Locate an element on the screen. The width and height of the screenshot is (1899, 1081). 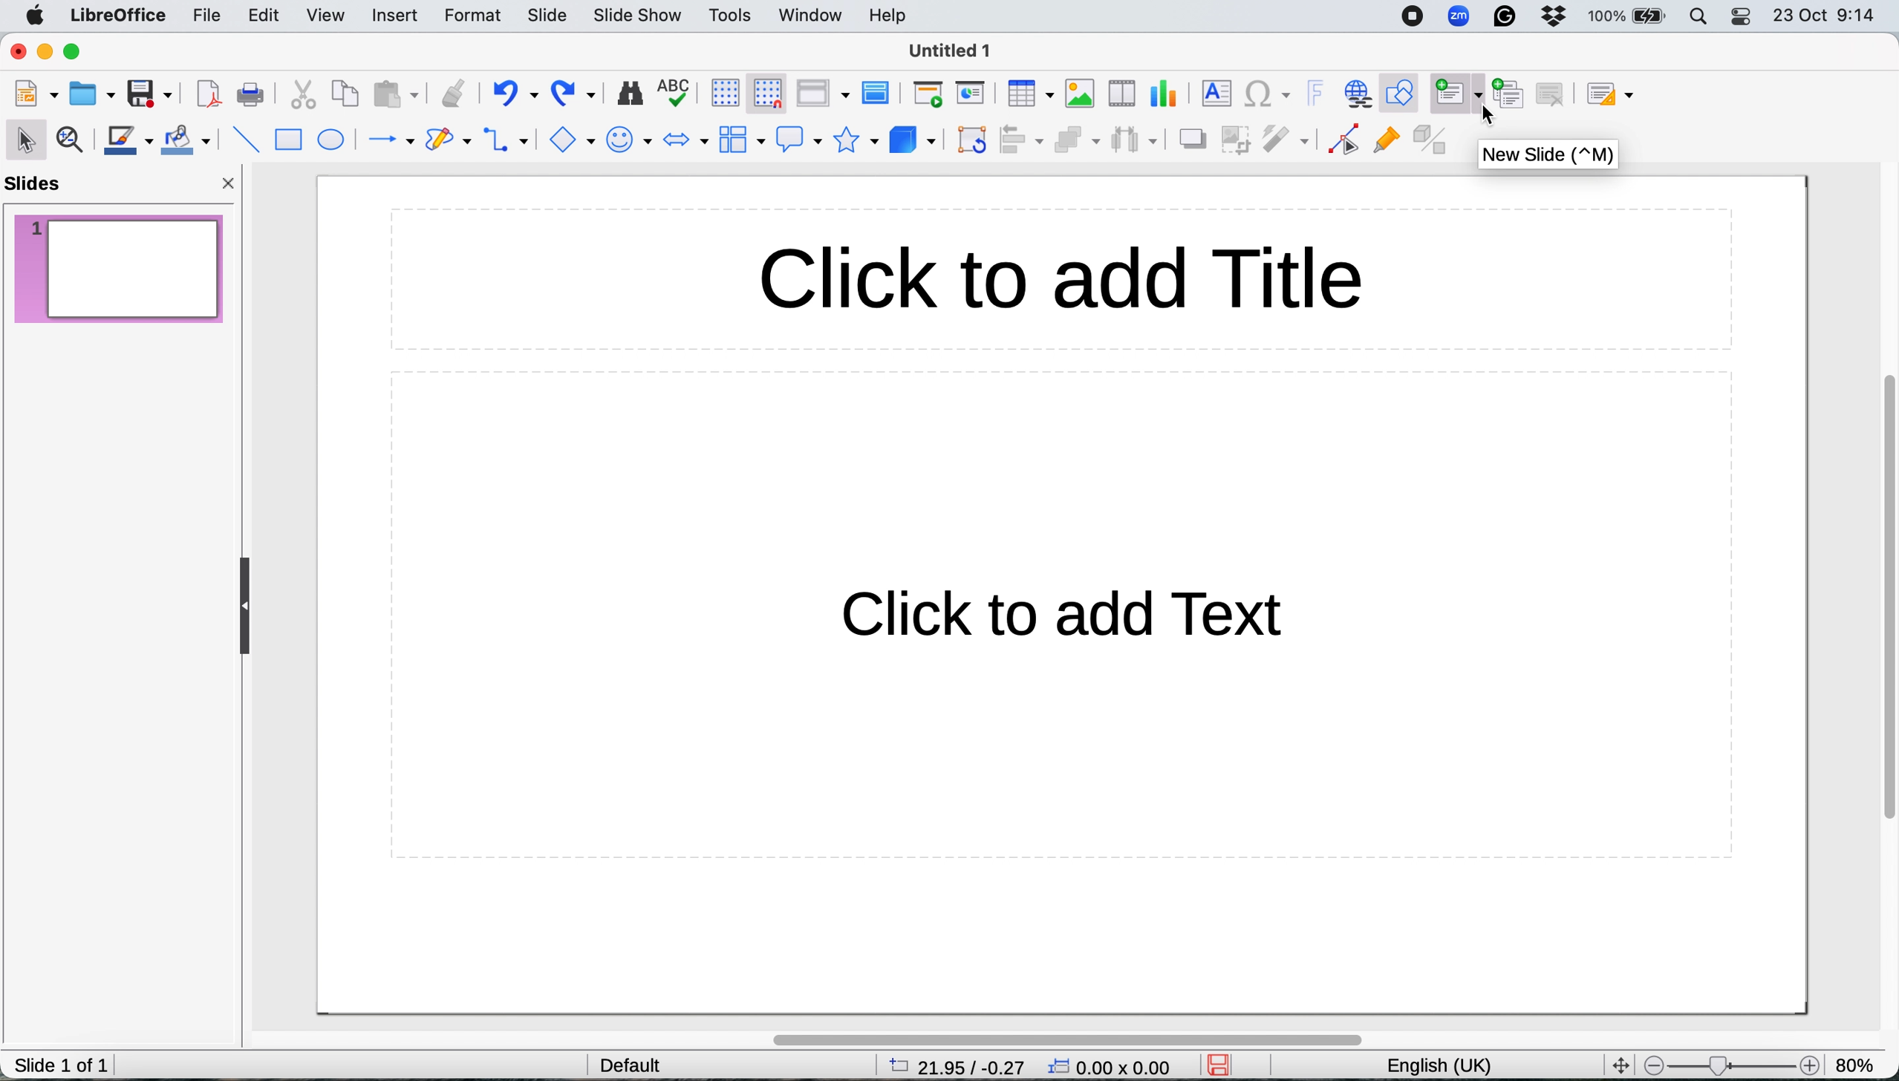
screen recorder is located at coordinates (1412, 18).